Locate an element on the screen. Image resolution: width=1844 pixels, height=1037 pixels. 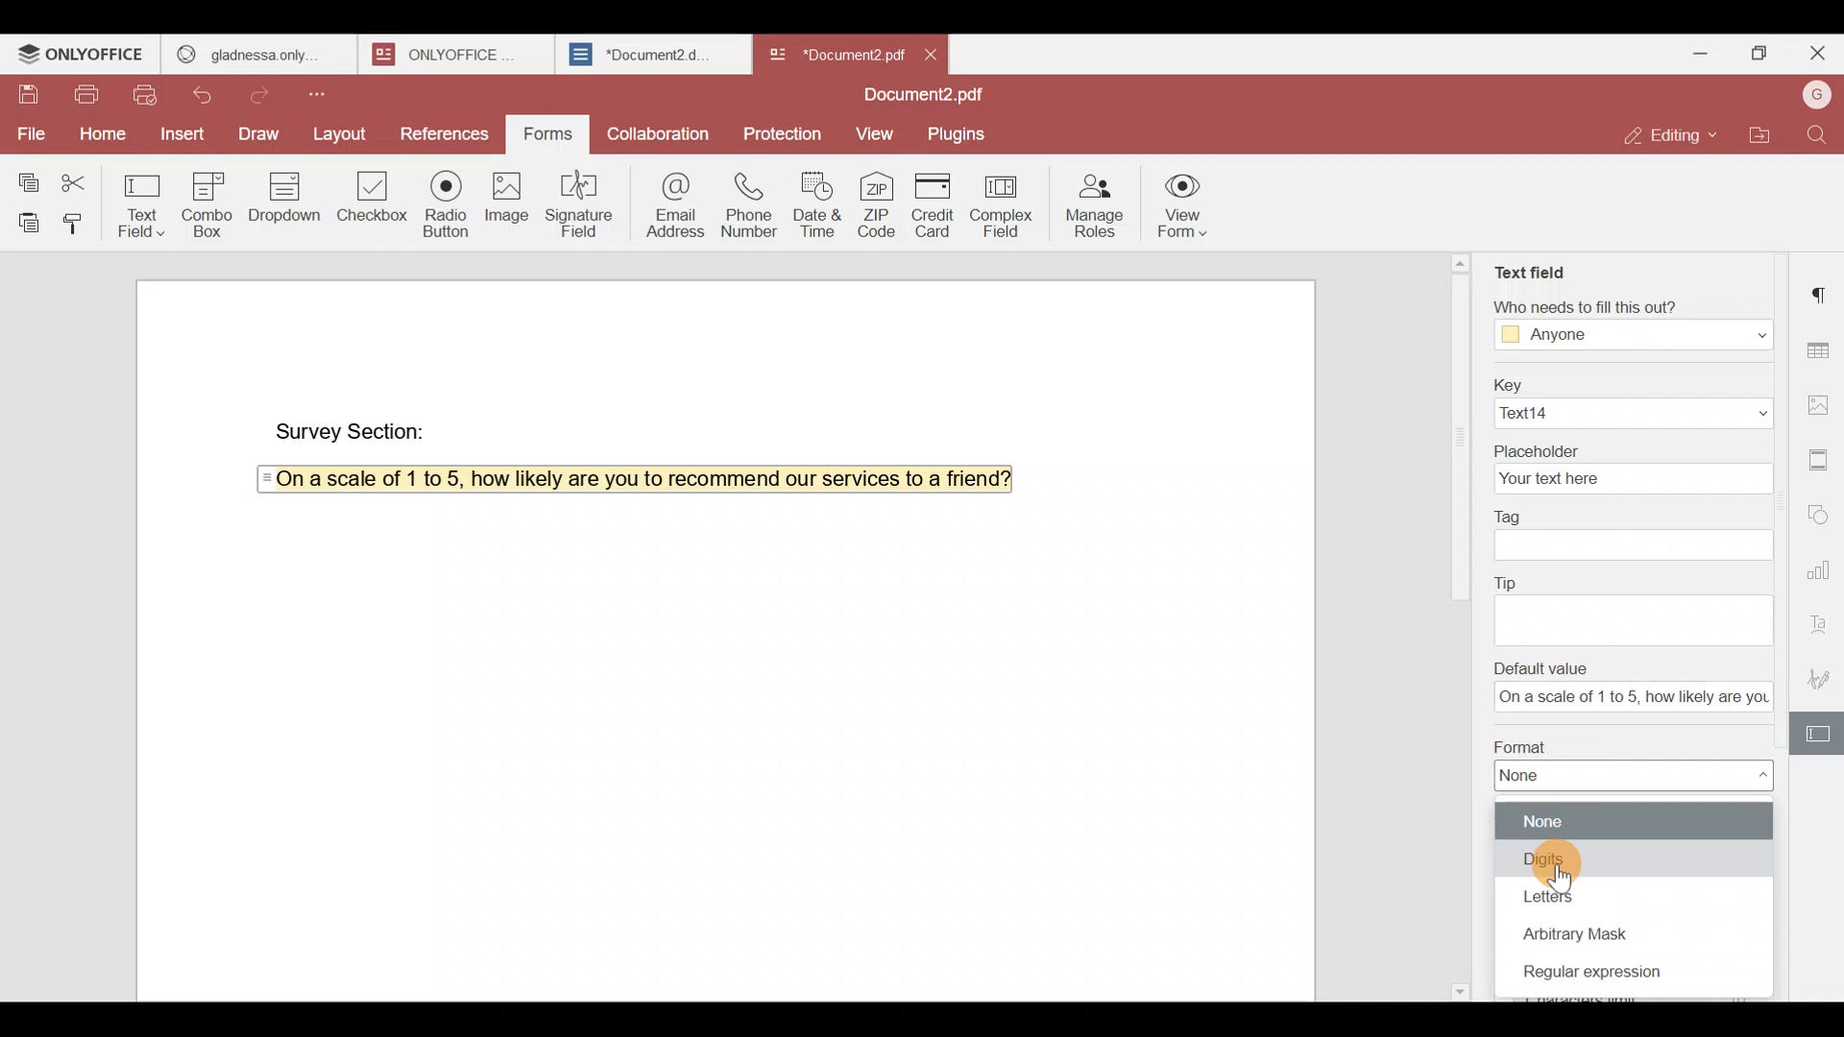
‘Who needs to fill this out? is located at coordinates (1641, 306).